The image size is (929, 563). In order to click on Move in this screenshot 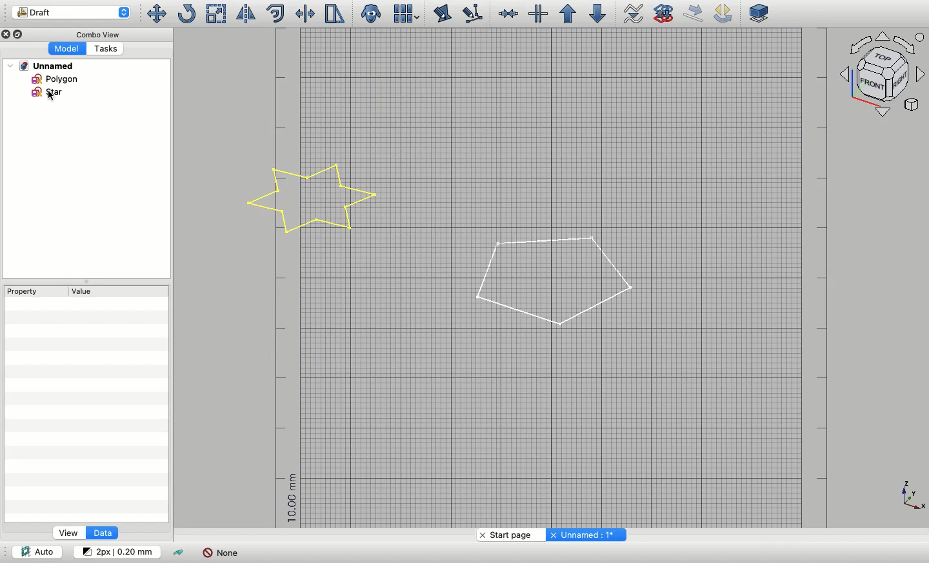, I will do `click(155, 14)`.